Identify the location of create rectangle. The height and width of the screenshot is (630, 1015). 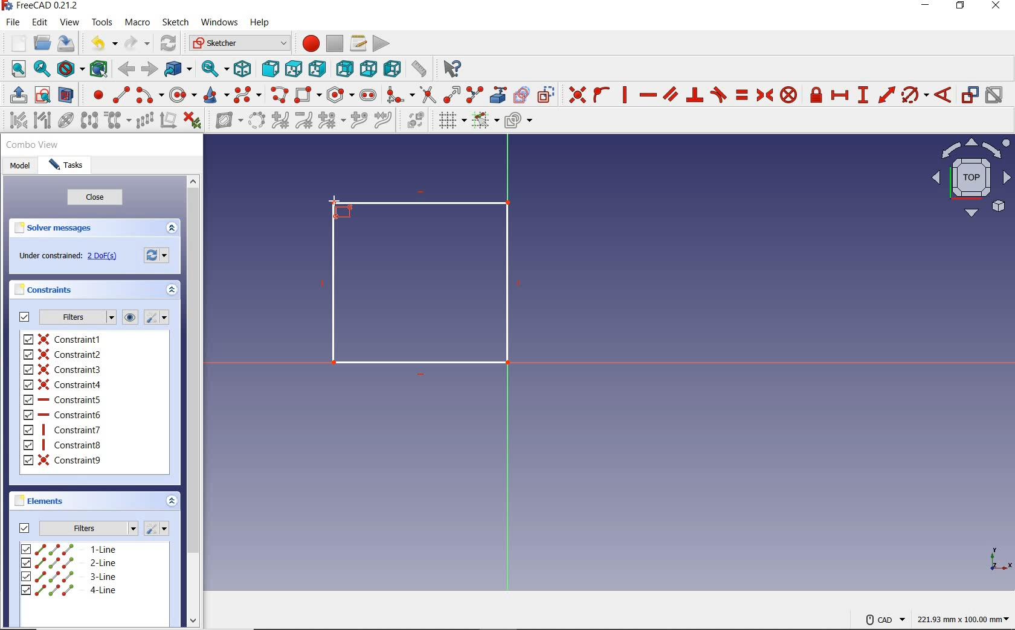
(308, 94).